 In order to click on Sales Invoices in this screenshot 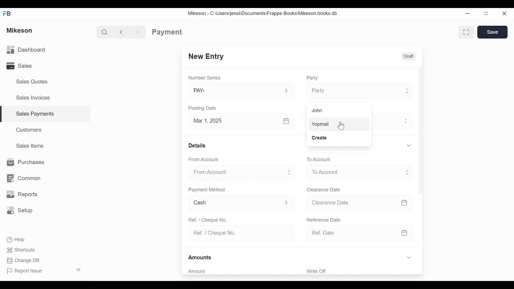, I will do `click(31, 98)`.